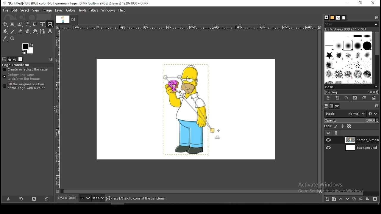  What do you see at coordinates (94, 10) in the screenshot?
I see `filters` at bounding box center [94, 10].